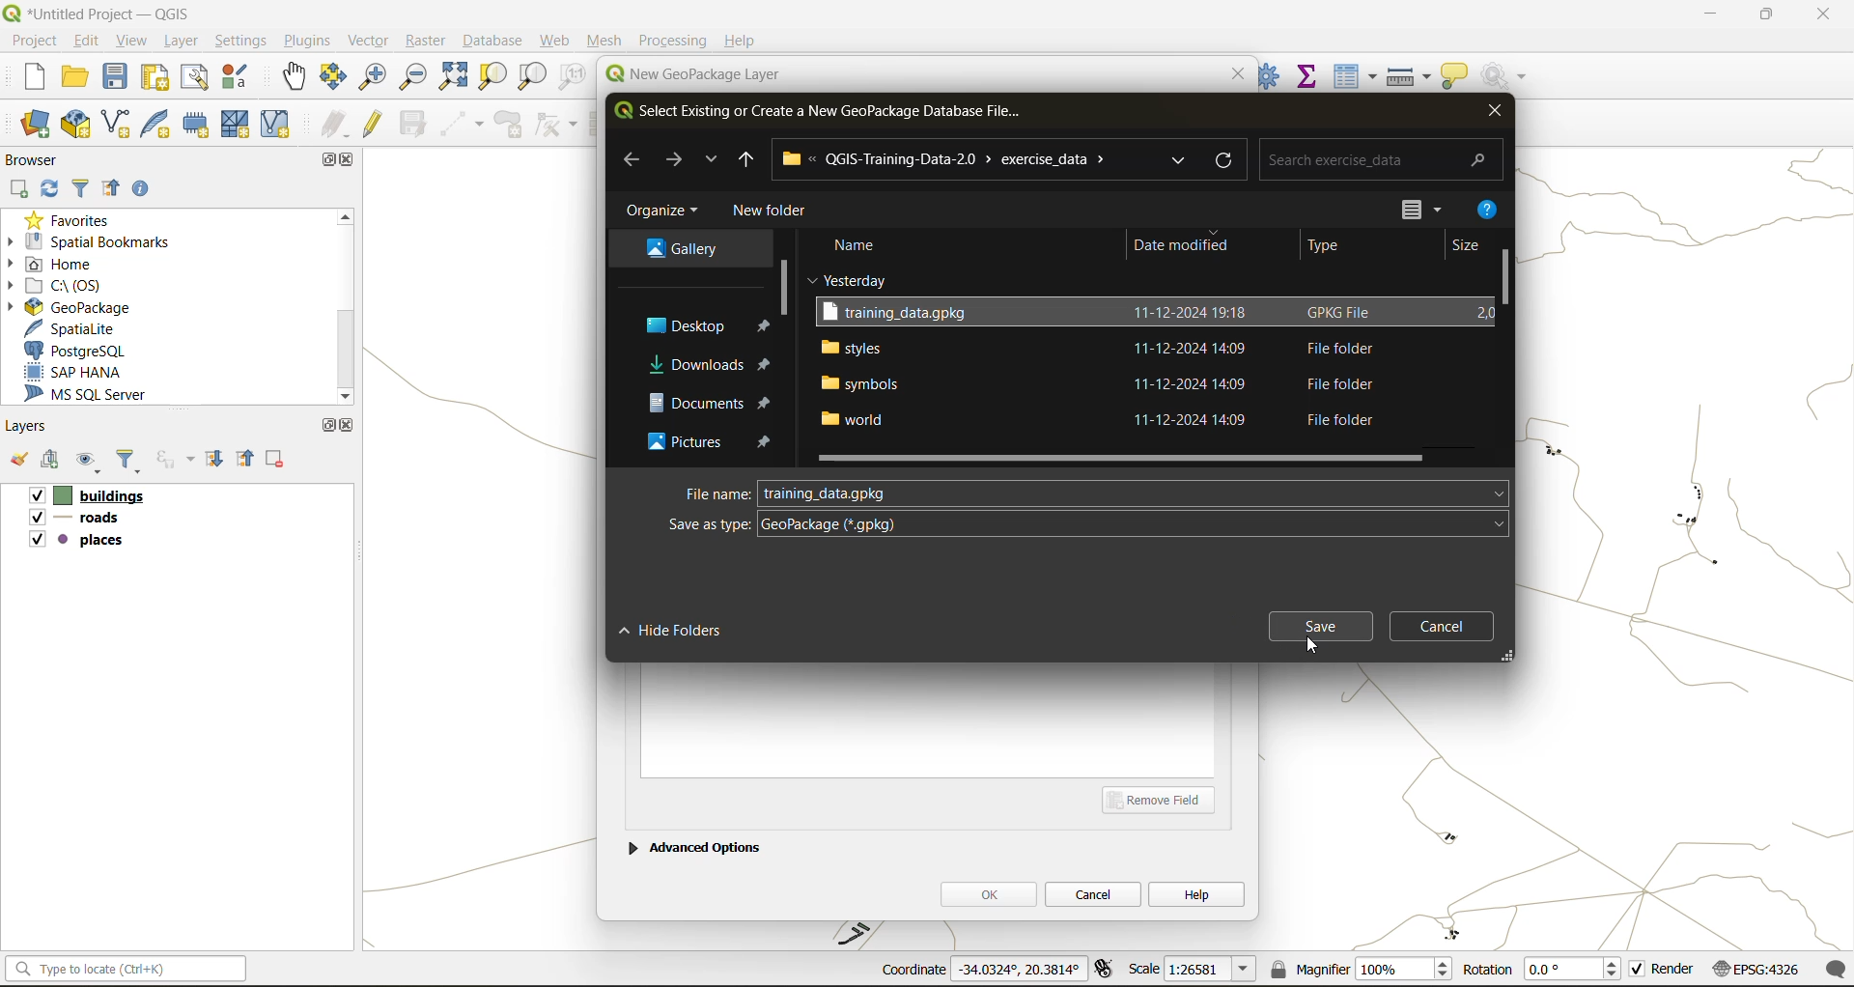 Image resolution: width=1854 pixels, height=987 pixels. I want to click on zoom out, so click(410, 79).